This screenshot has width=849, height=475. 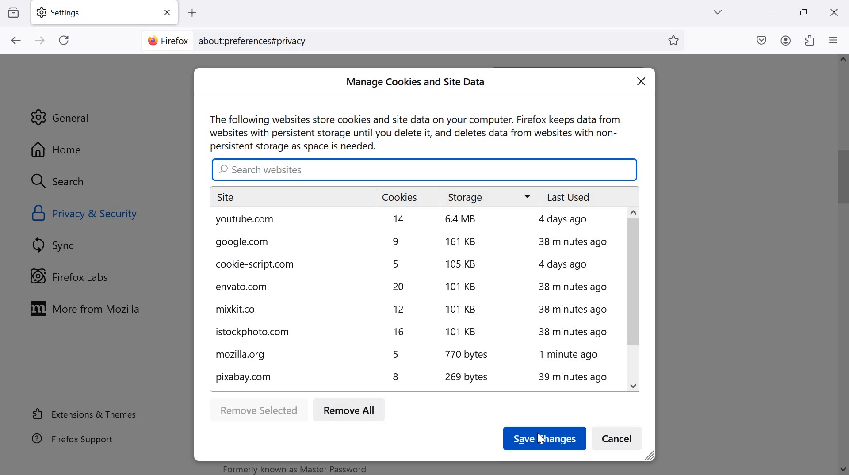 What do you see at coordinates (718, 12) in the screenshot?
I see `list all tabs` at bounding box center [718, 12].